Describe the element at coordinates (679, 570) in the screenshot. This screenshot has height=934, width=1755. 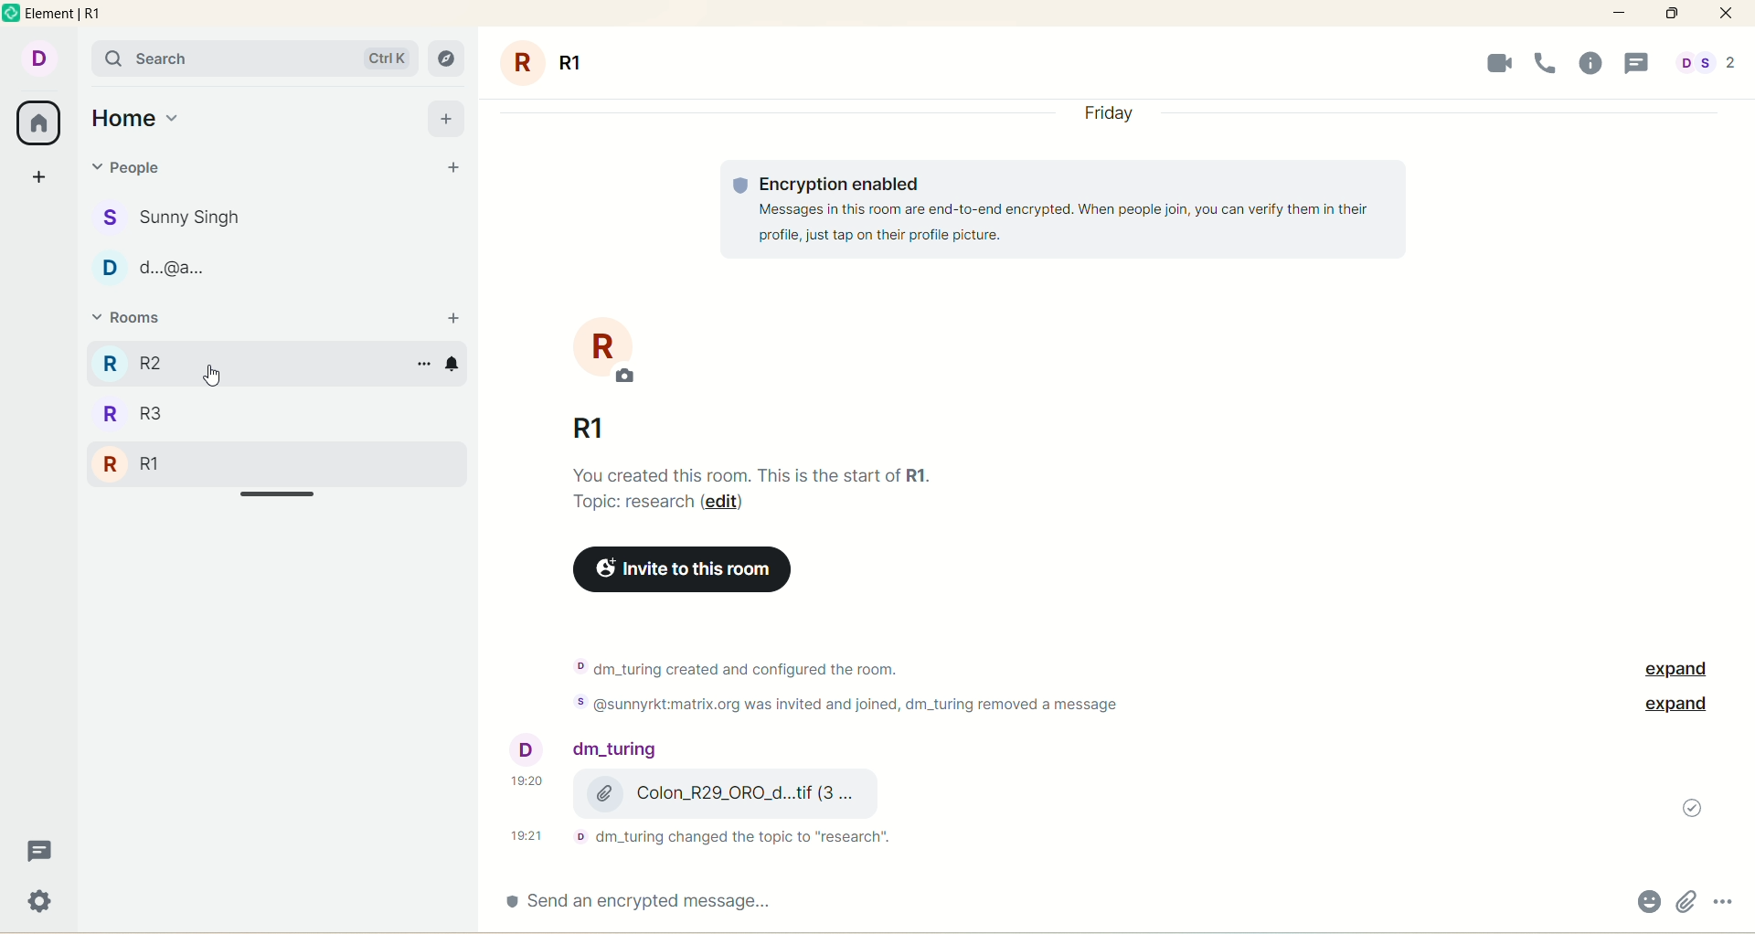
I see `invite to this room` at that location.